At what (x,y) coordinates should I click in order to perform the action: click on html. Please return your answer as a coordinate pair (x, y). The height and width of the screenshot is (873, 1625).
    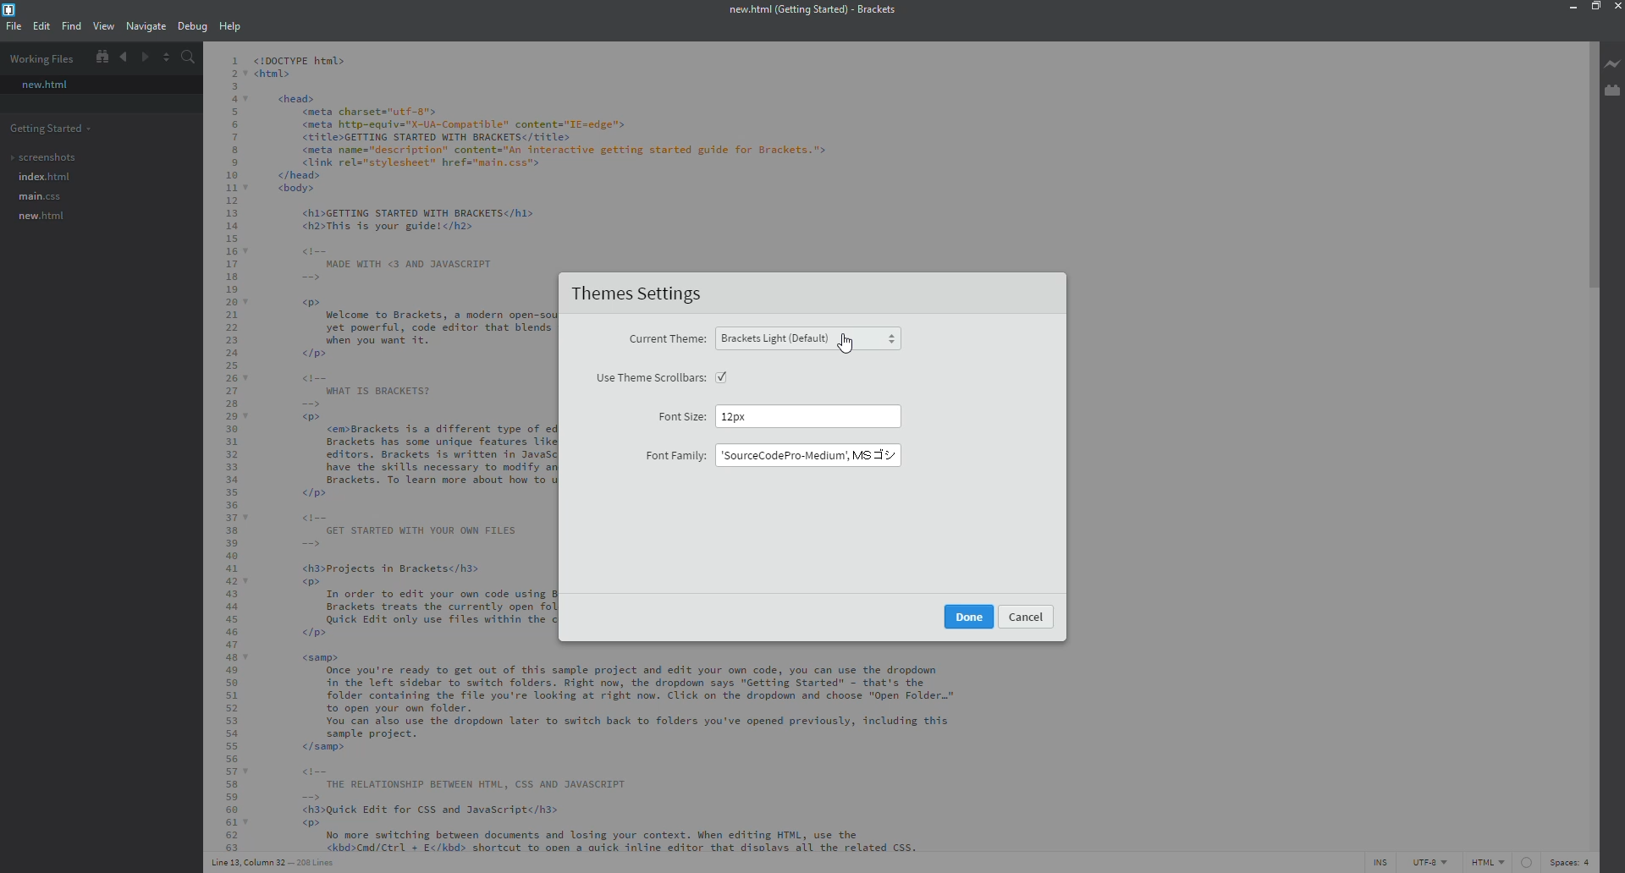
    Looking at the image, I should click on (1502, 862).